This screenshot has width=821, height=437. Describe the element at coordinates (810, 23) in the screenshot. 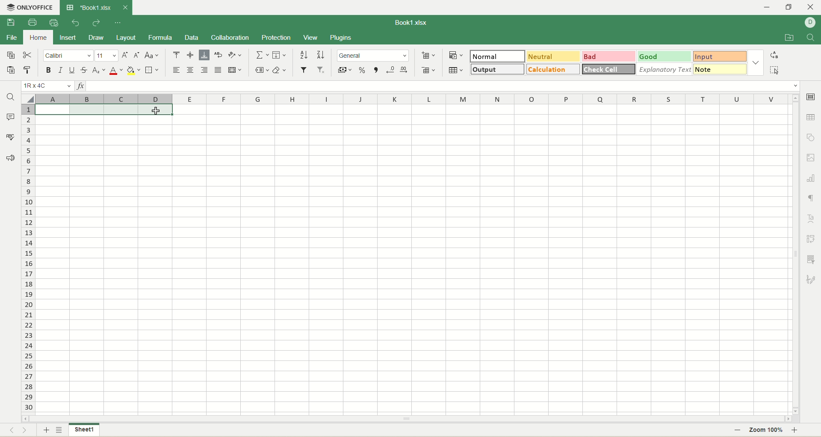

I see `username` at that location.